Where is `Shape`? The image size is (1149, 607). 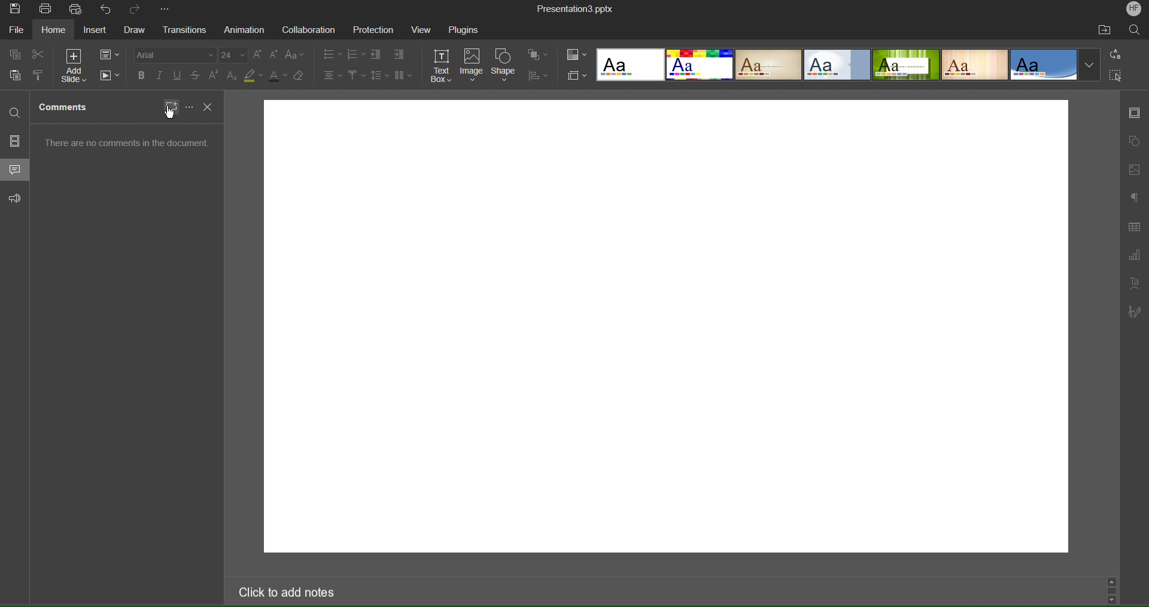 Shape is located at coordinates (506, 65).